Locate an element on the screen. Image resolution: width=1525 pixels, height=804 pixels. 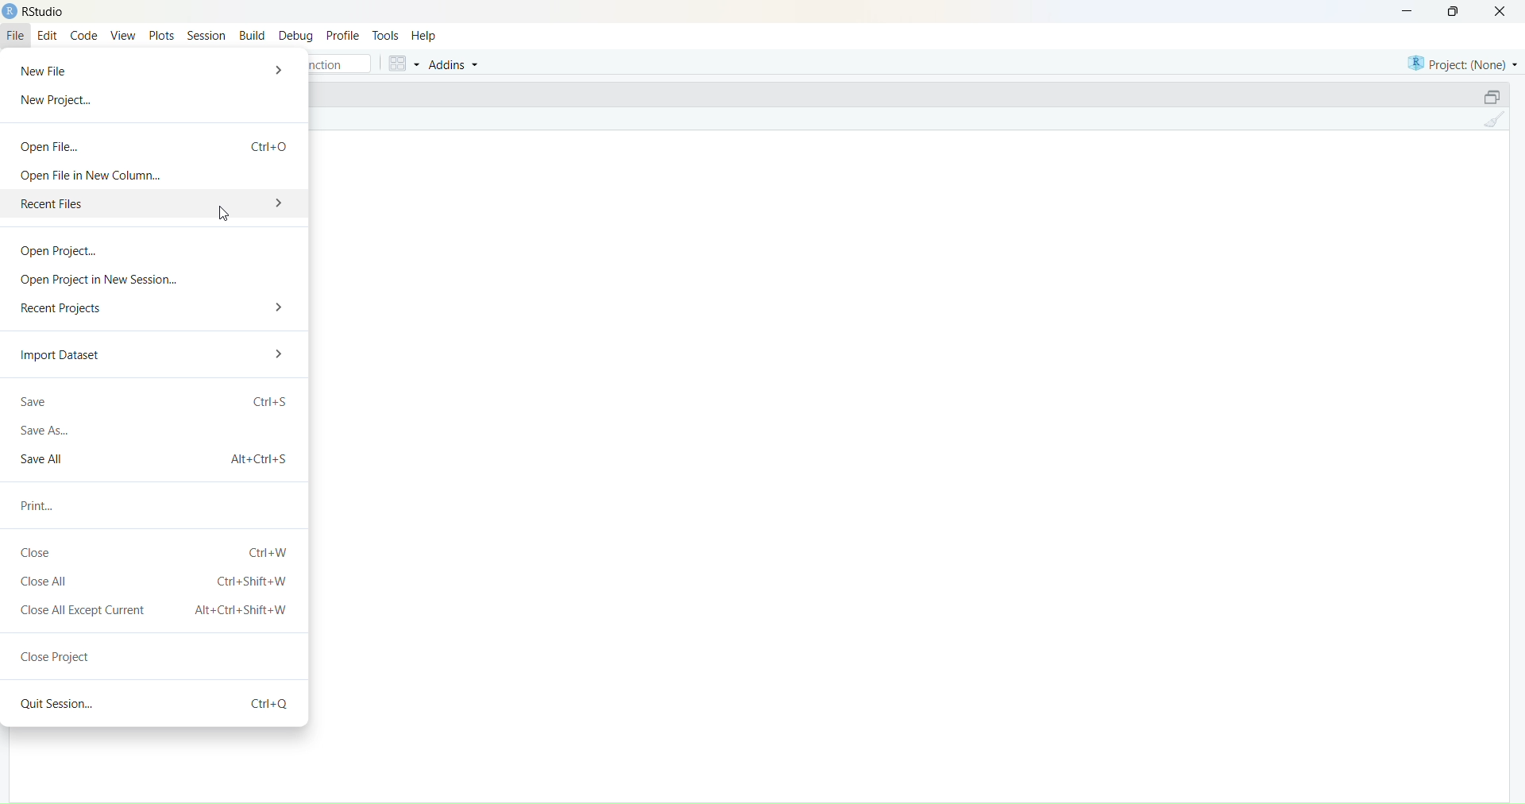
New File is located at coordinates (52, 69).